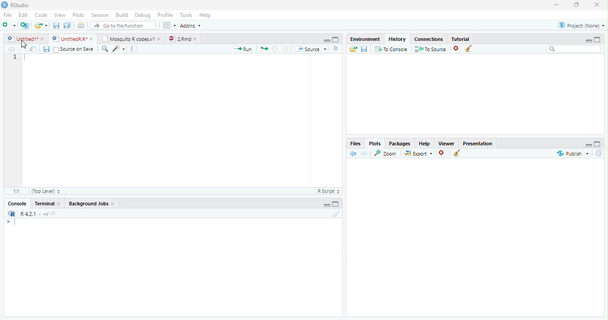 The width and height of the screenshot is (608, 320). I want to click on Zoom, so click(386, 153).